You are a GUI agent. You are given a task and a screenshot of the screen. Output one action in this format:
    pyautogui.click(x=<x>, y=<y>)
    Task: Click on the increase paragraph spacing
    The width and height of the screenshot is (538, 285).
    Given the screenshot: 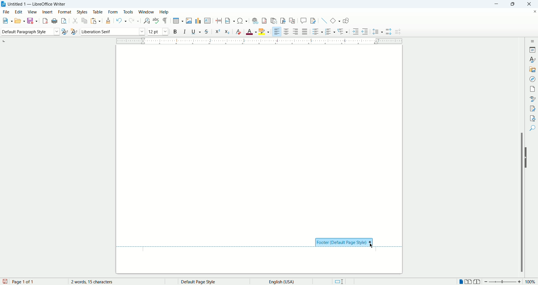 What is the action you would take?
    pyautogui.click(x=389, y=32)
    